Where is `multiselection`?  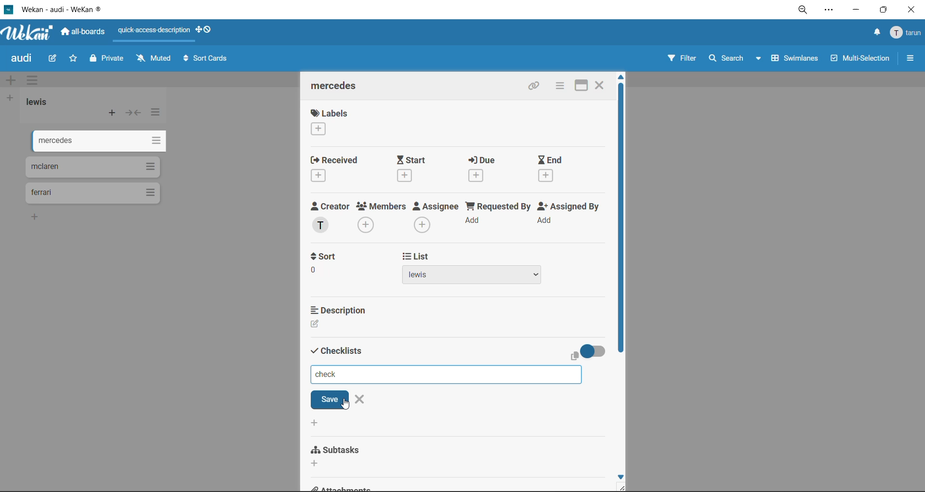
multiselection is located at coordinates (861, 60).